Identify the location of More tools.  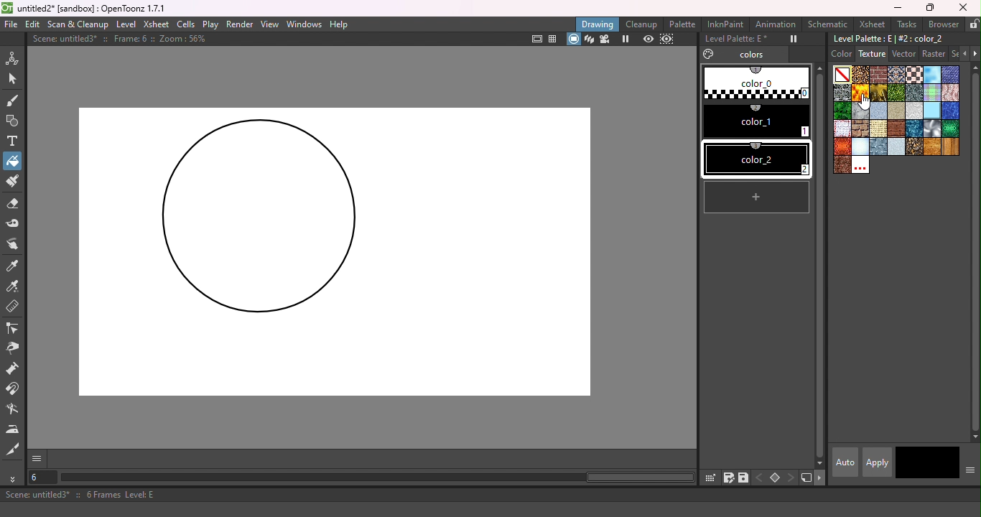
(14, 479).